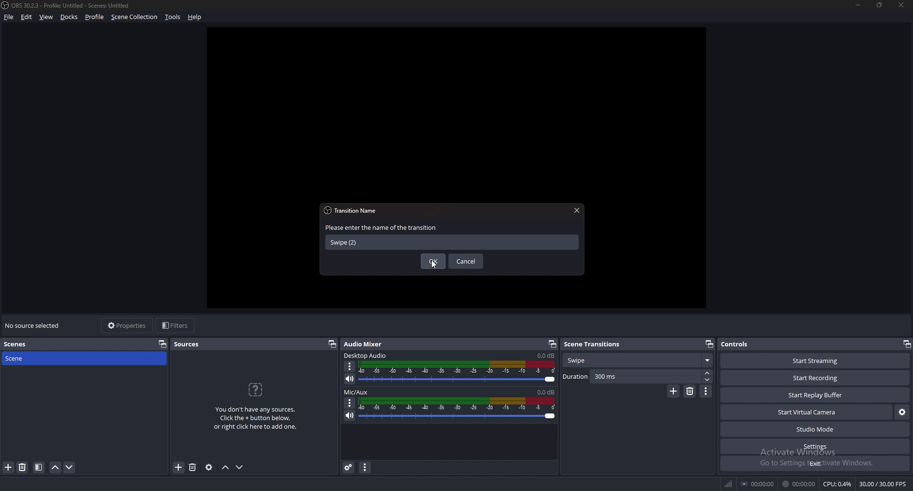 This screenshot has height=491, width=913. I want to click on move scene down, so click(69, 468).